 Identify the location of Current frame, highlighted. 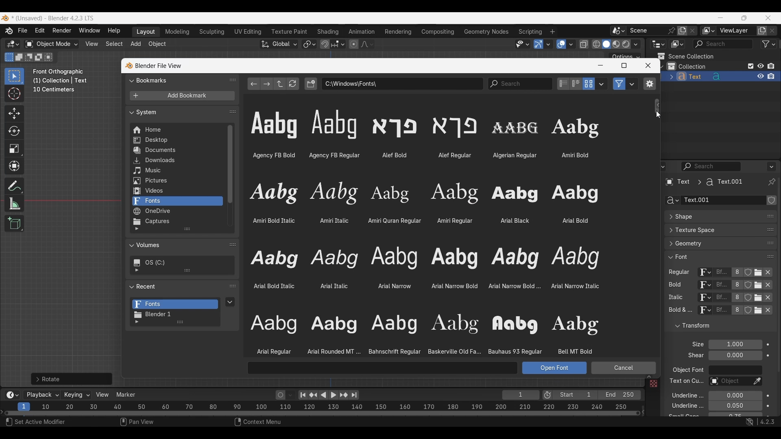
(24, 405).